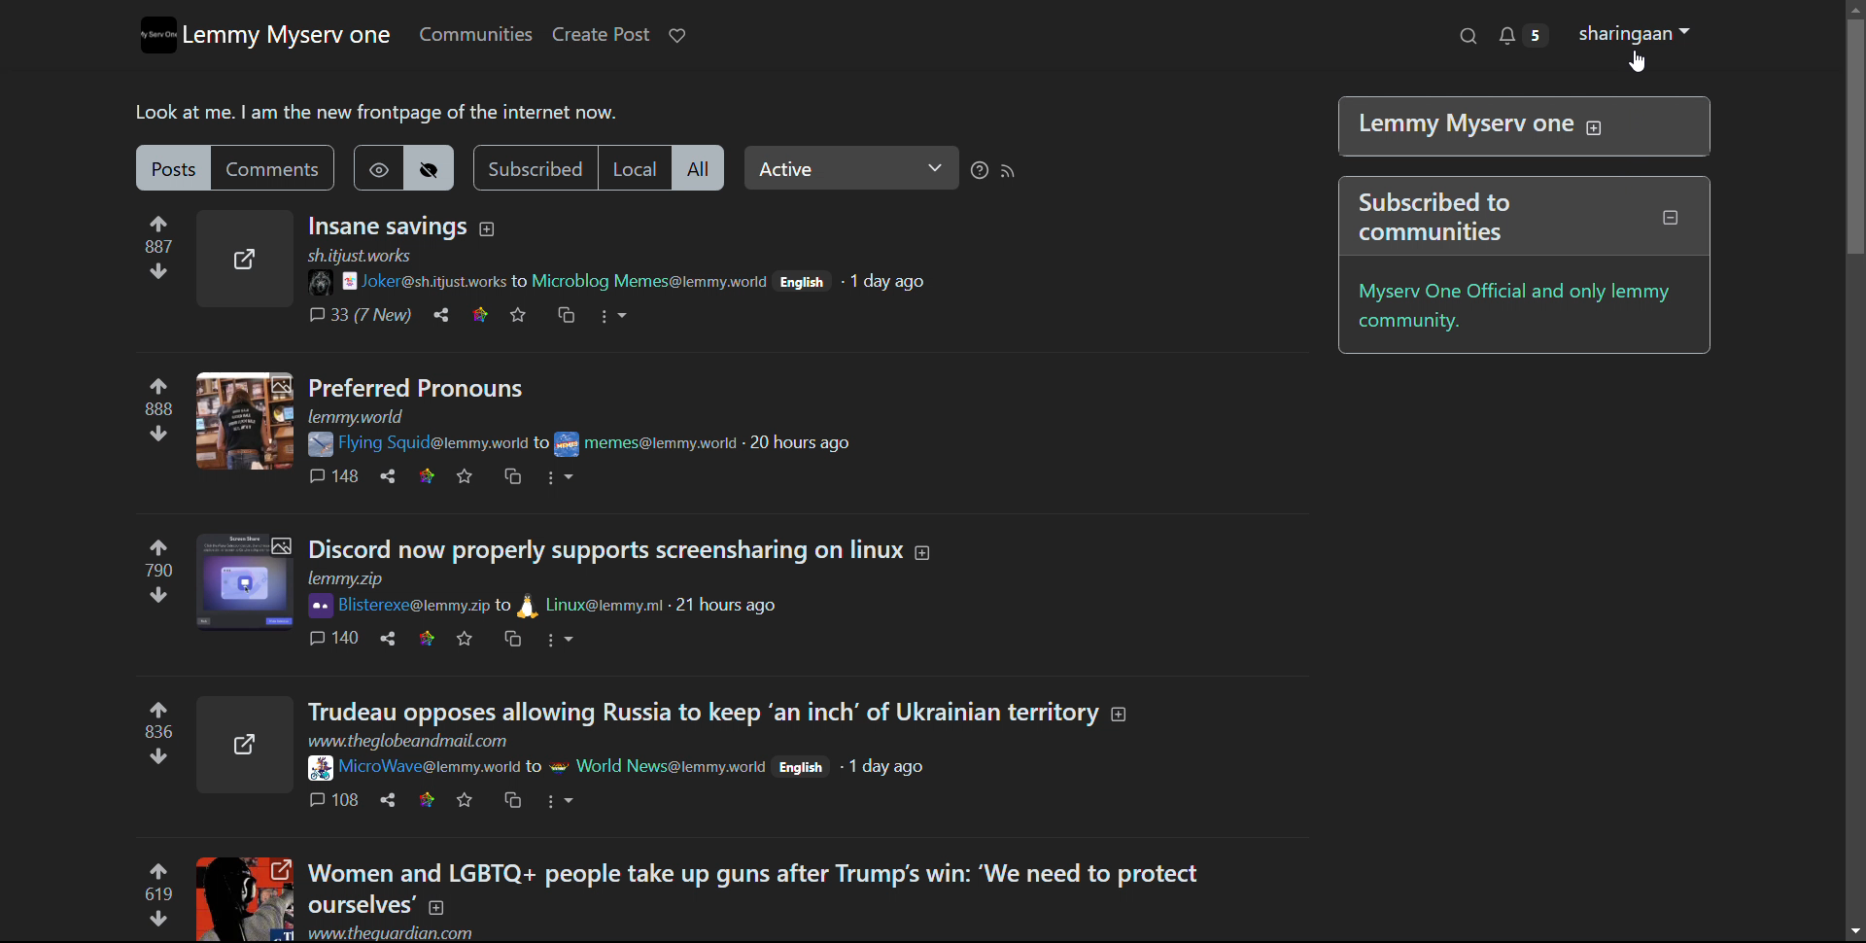  I want to click on options, so click(561, 640).